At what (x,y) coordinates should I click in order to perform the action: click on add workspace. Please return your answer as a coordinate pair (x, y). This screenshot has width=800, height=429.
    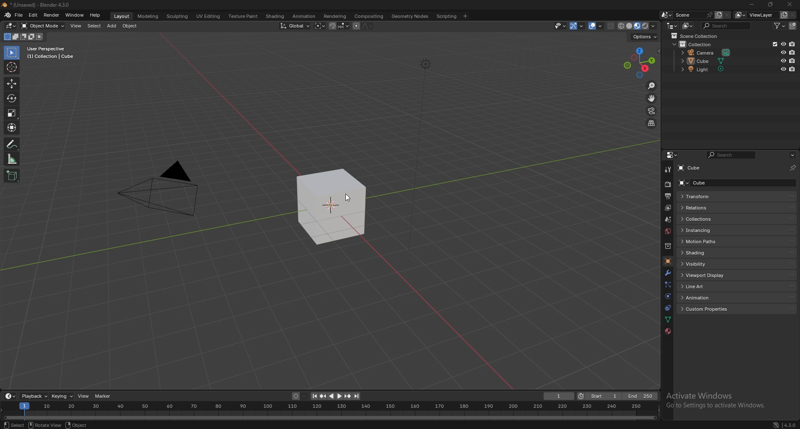
    Looking at the image, I should click on (465, 16).